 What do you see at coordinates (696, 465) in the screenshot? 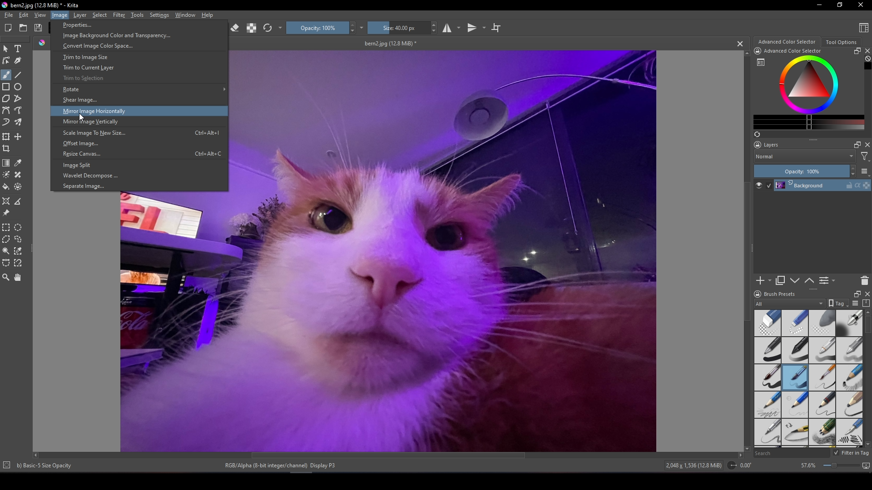
I see `Dimensions and size` at bounding box center [696, 465].